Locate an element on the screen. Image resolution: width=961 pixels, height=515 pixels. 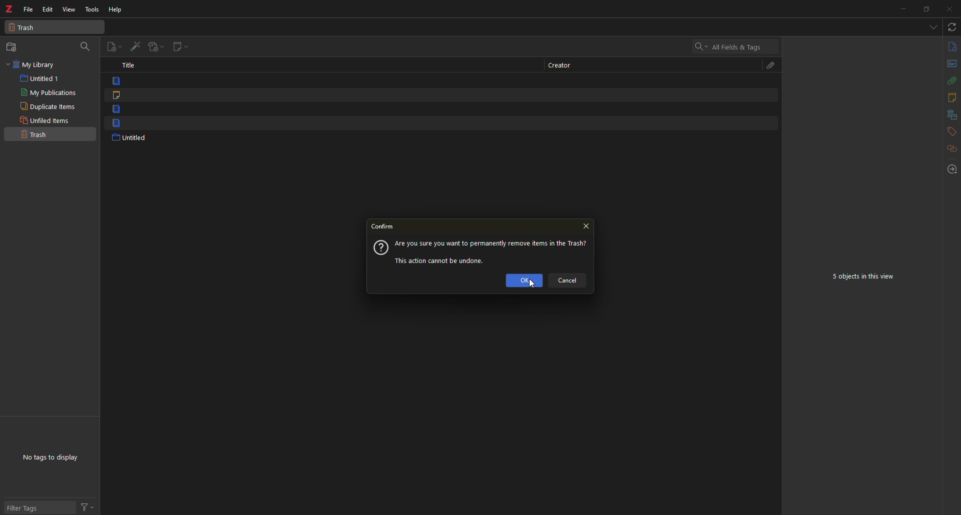
attach is located at coordinates (773, 65).